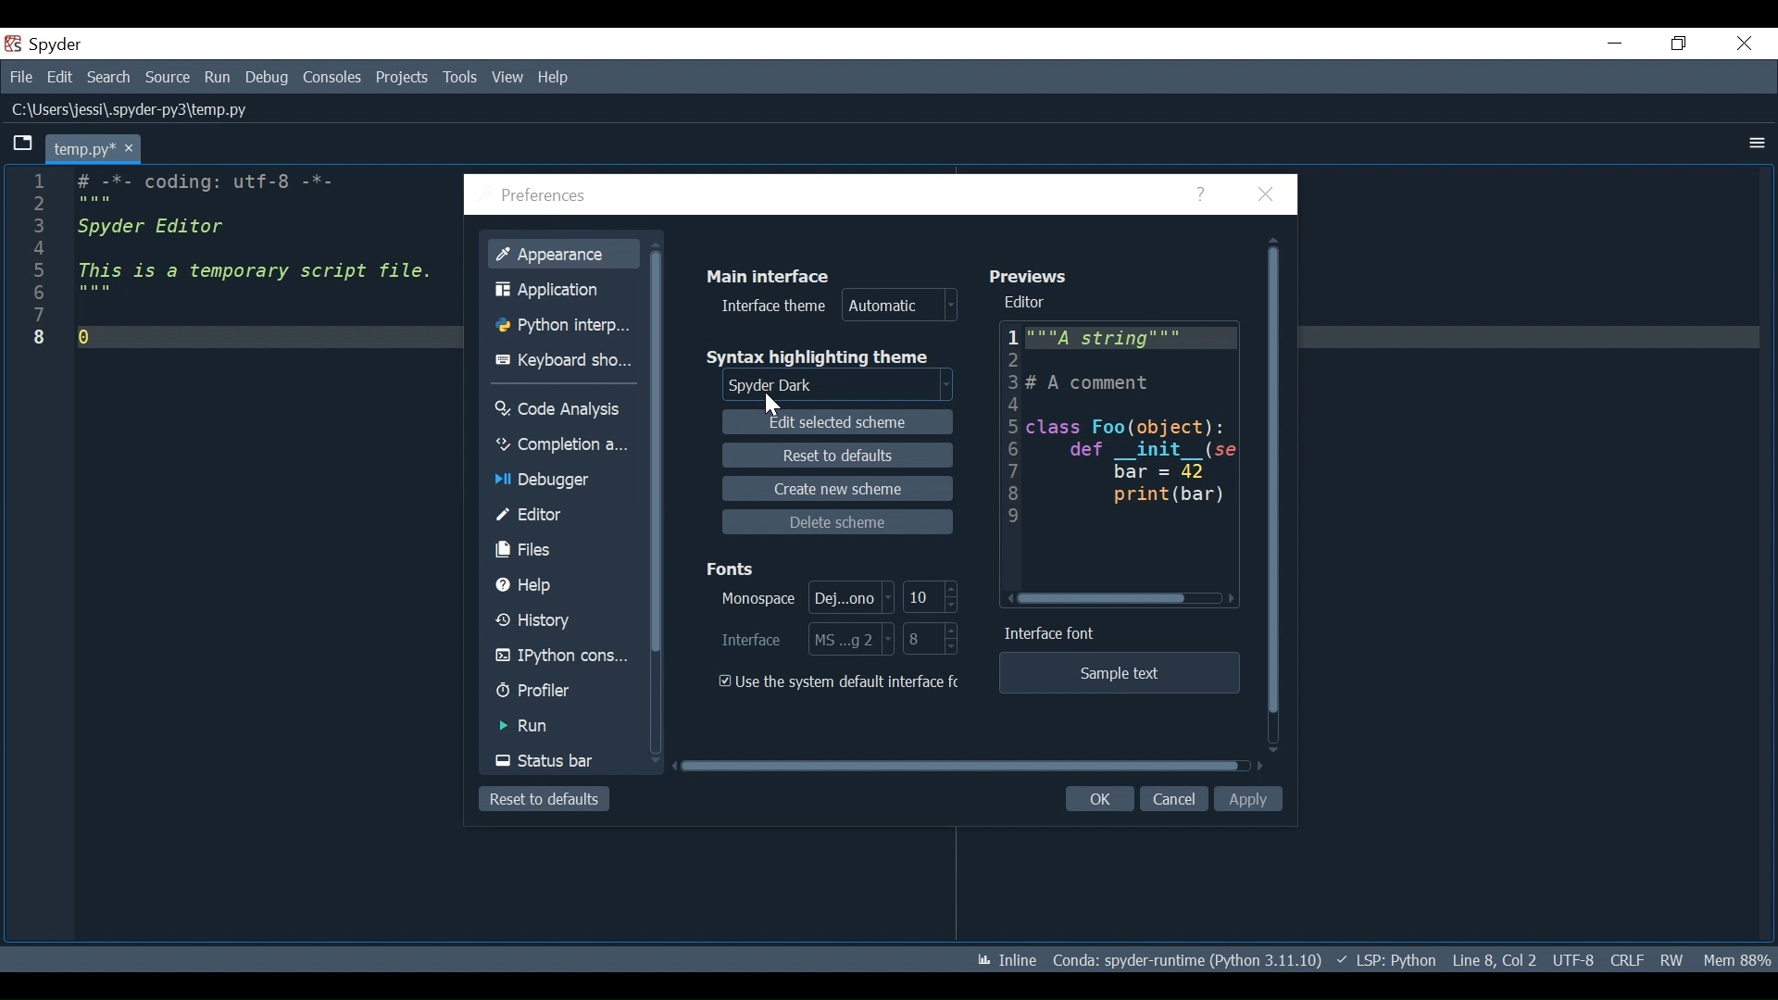 The image size is (1778, 1000). I want to click on Vertical Scroll bar, so click(1275, 481).